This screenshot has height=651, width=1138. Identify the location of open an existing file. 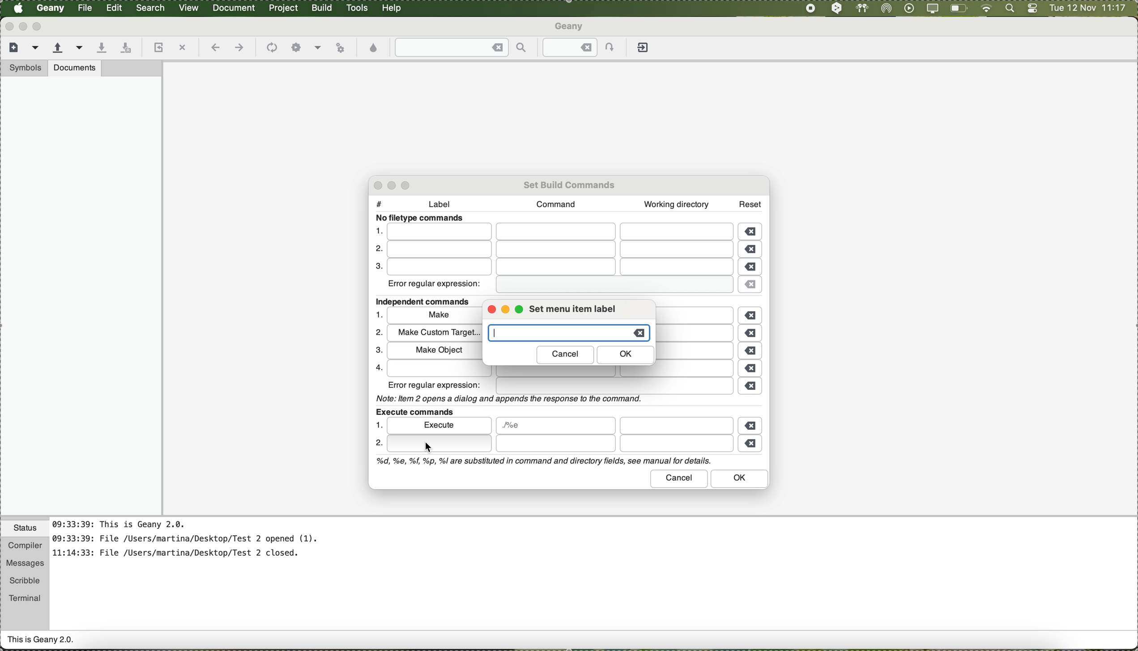
(58, 48).